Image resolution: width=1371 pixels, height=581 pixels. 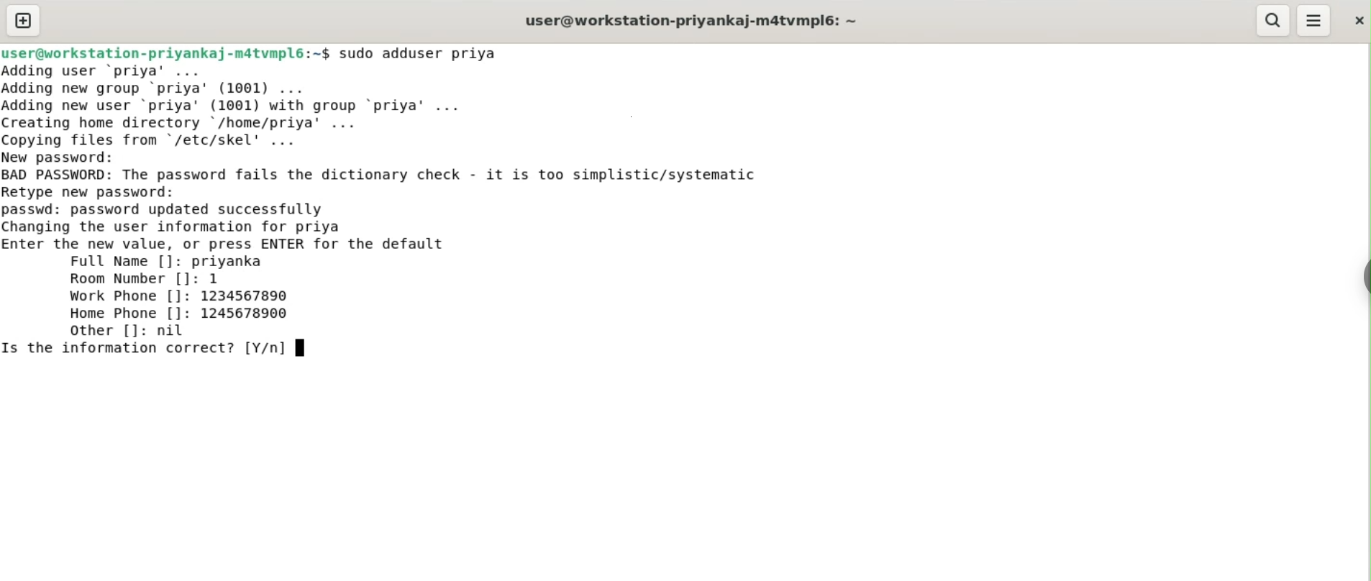 I want to click on passwd: password updated successfullyChanging the user information for priyaEnter the new value, or press ENTER for the defaultFull Name []: priyankal , so click(x=226, y=236).